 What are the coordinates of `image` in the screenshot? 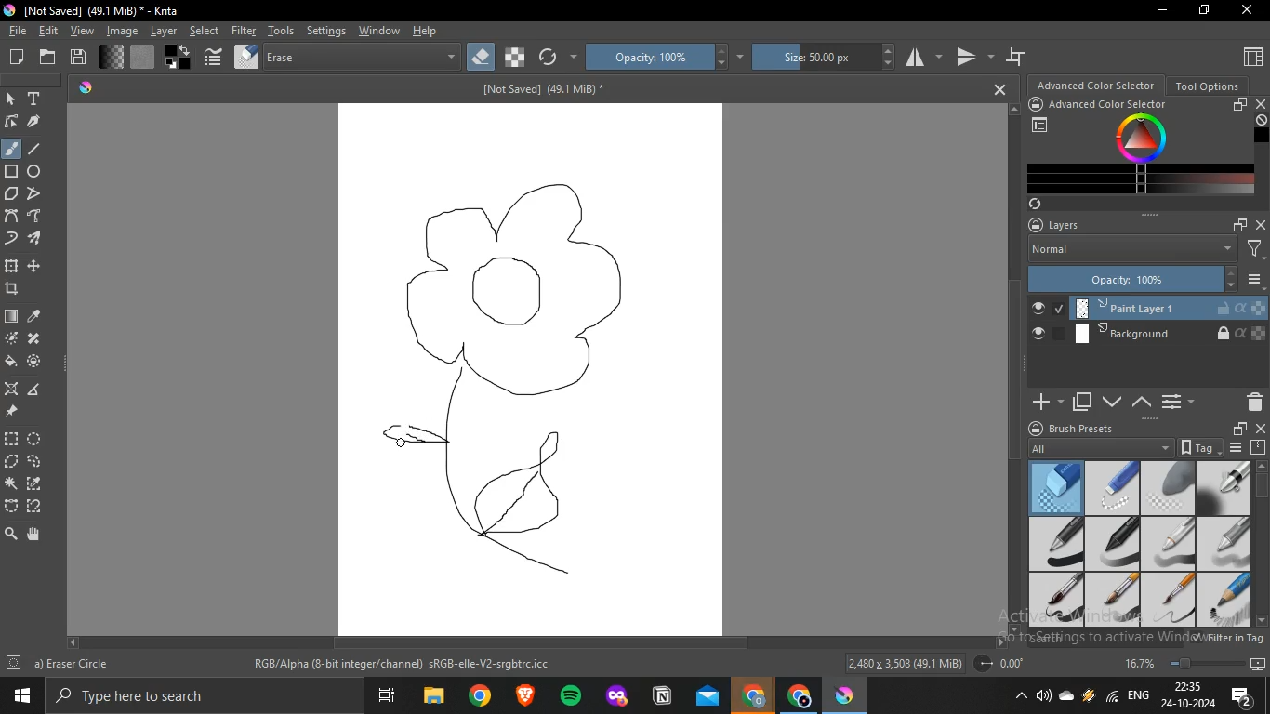 It's located at (120, 30).